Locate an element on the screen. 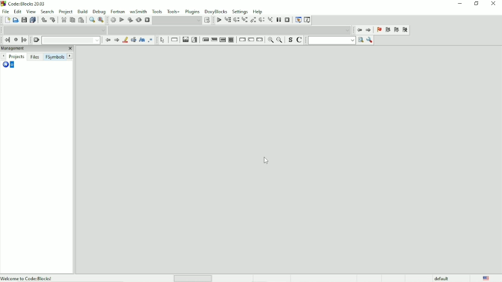 The height and width of the screenshot is (282, 502). Copy is located at coordinates (72, 20).